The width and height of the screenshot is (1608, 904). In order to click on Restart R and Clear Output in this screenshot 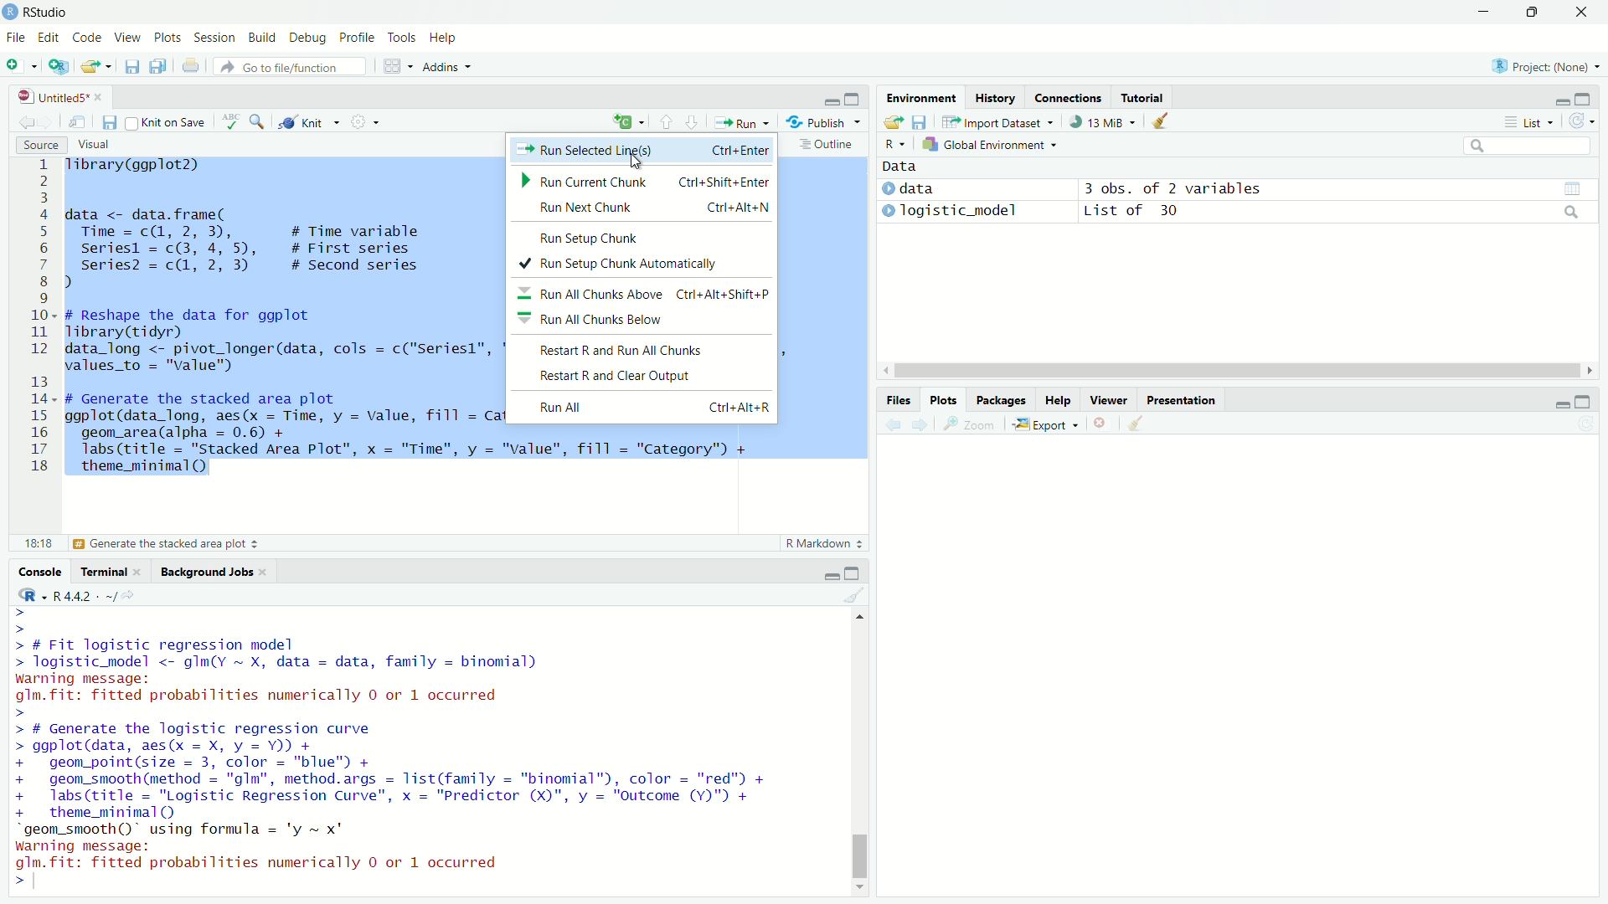, I will do `click(626, 374)`.